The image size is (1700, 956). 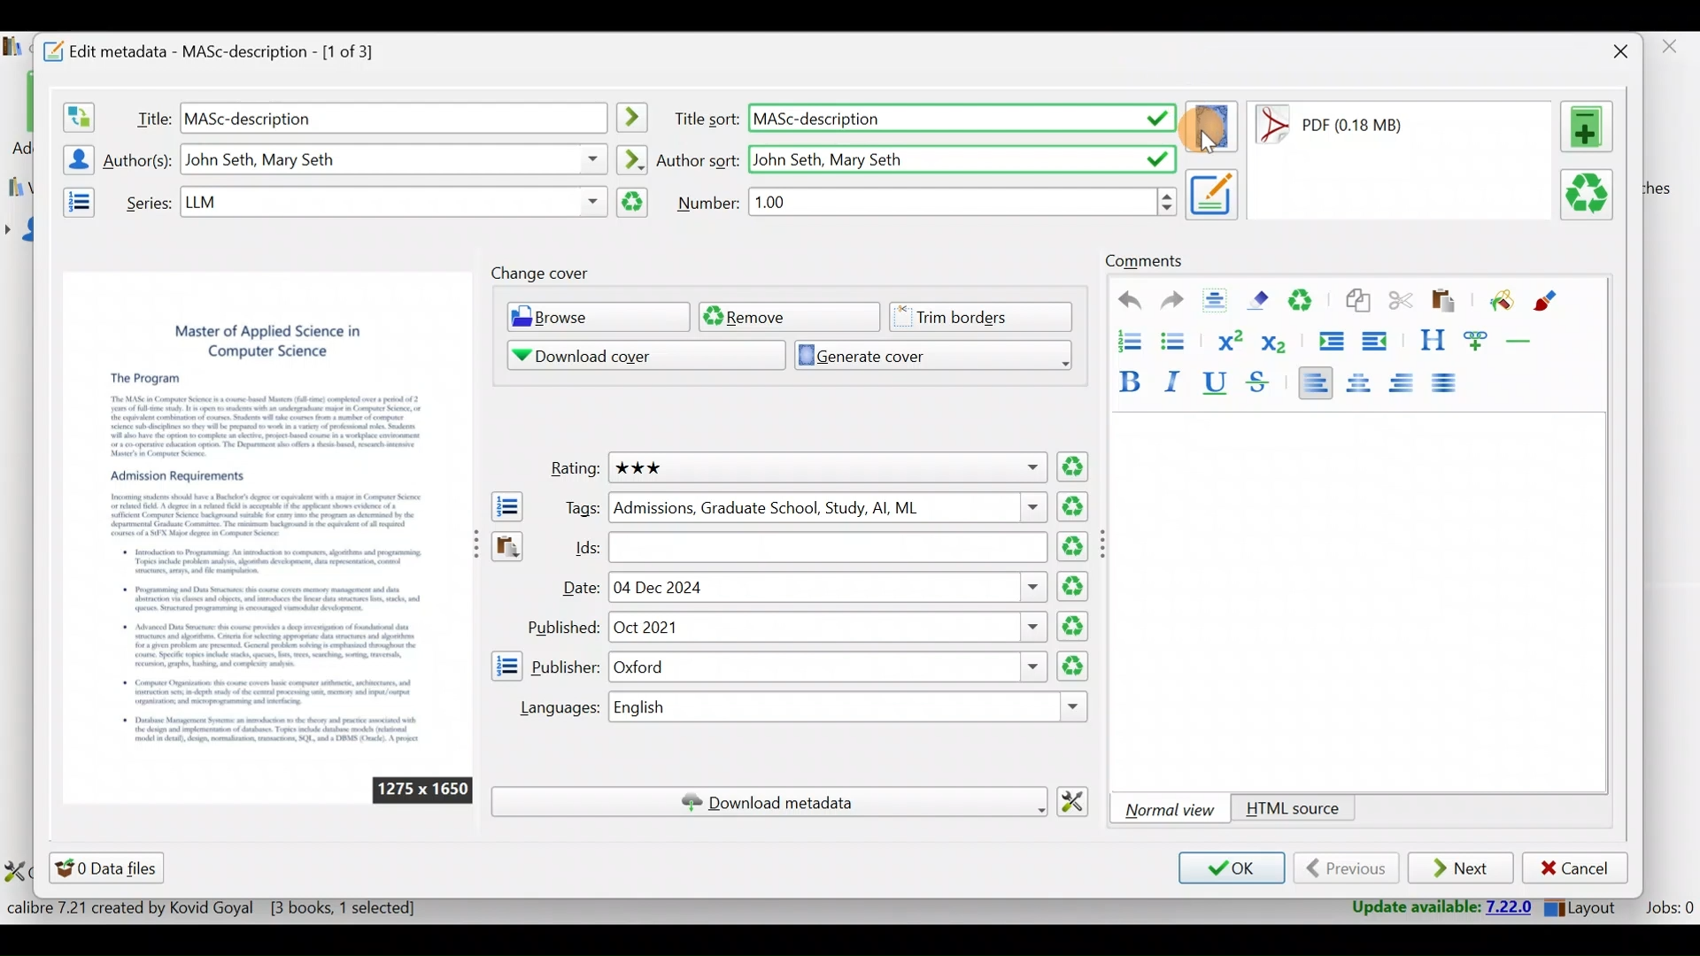 What do you see at coordinates (1144, 262) in the screenshot?
I see `Comments` at bounding box center [1144, 262].